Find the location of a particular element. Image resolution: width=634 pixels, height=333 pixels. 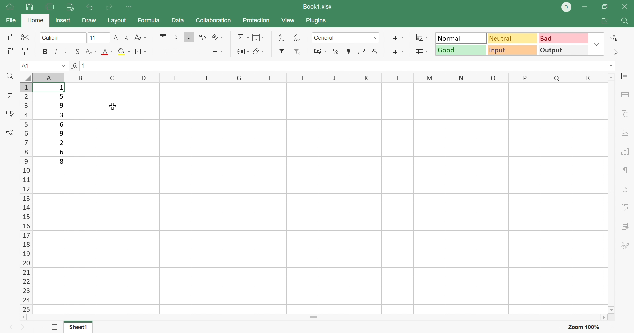

5 is located at coordinates (61, 96).